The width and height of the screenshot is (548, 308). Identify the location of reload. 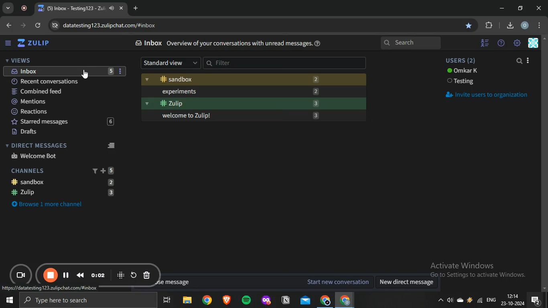
(134, 275).